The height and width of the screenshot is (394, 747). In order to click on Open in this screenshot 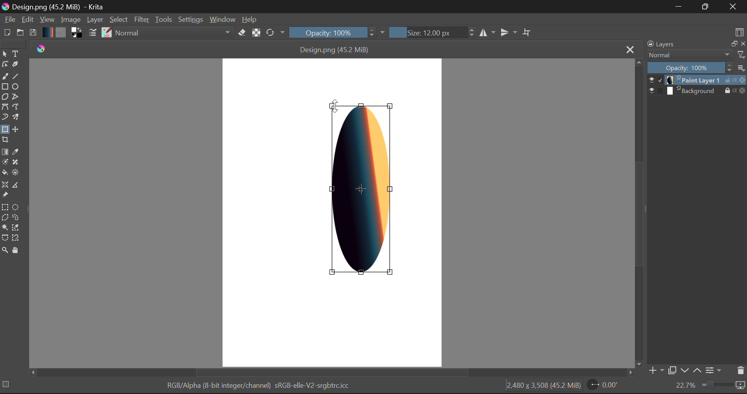, I will do `click(20, 33)`.